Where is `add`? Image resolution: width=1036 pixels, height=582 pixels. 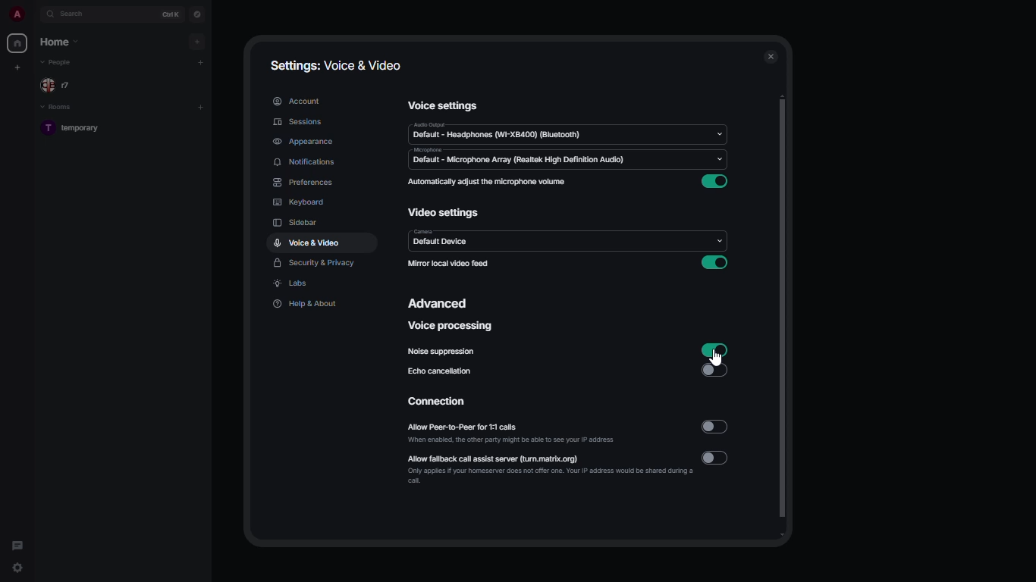
add is located at coordinates (202, 105).